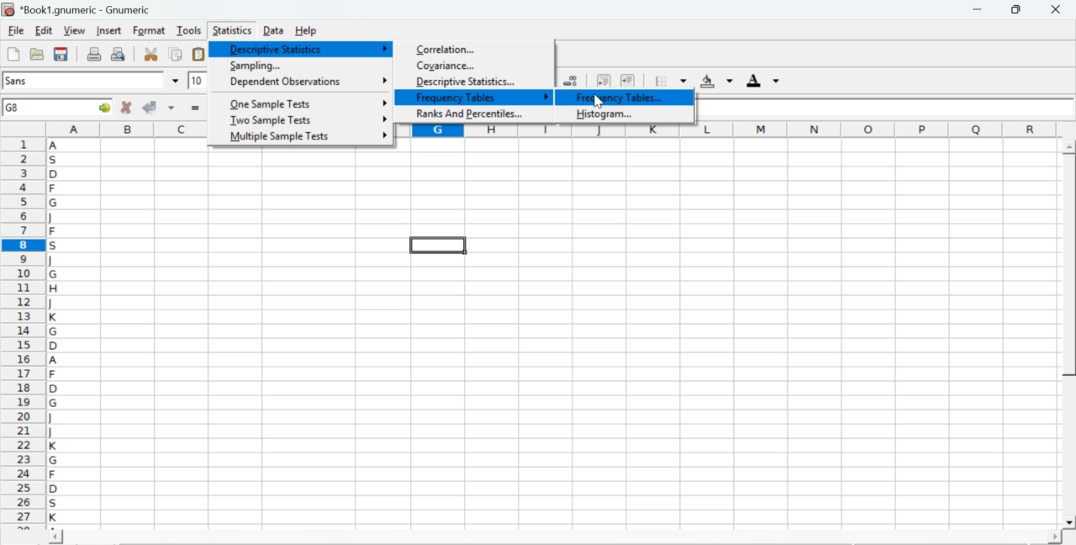  Describe the element at coordinates (55, 331) in the screenshot. I see `alphabets` at that location.